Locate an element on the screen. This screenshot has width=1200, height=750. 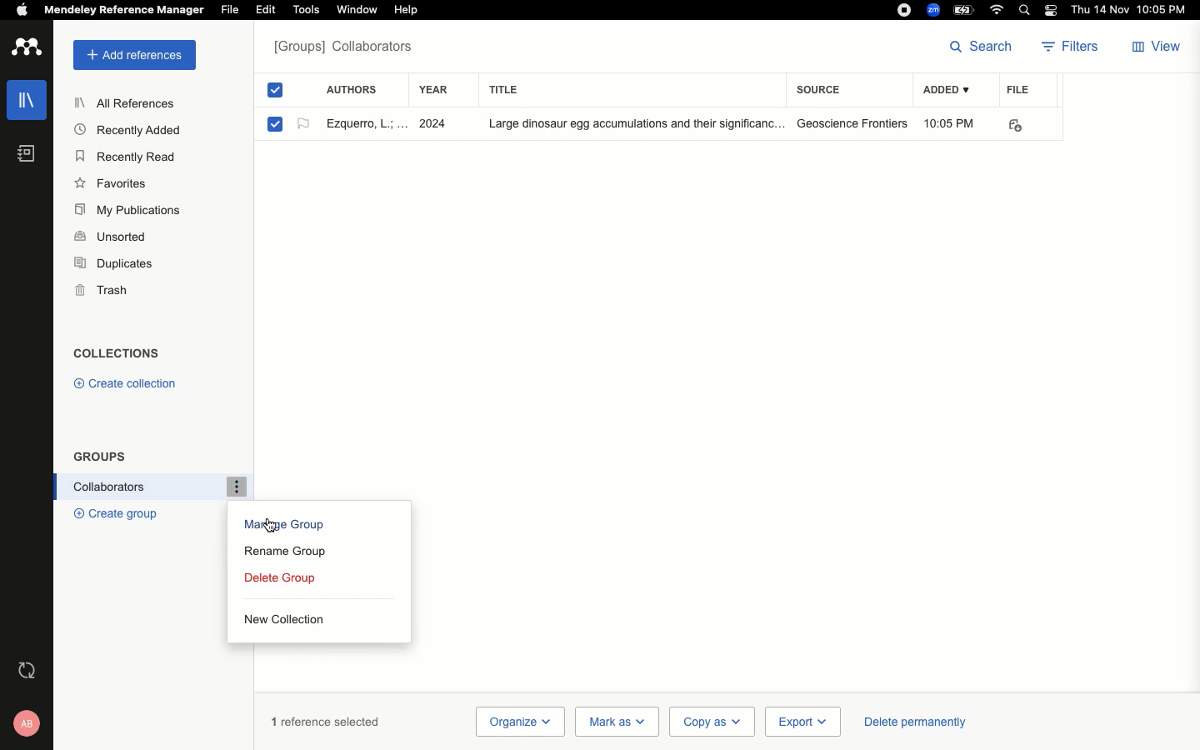
title is located at coordinates (518, 89).